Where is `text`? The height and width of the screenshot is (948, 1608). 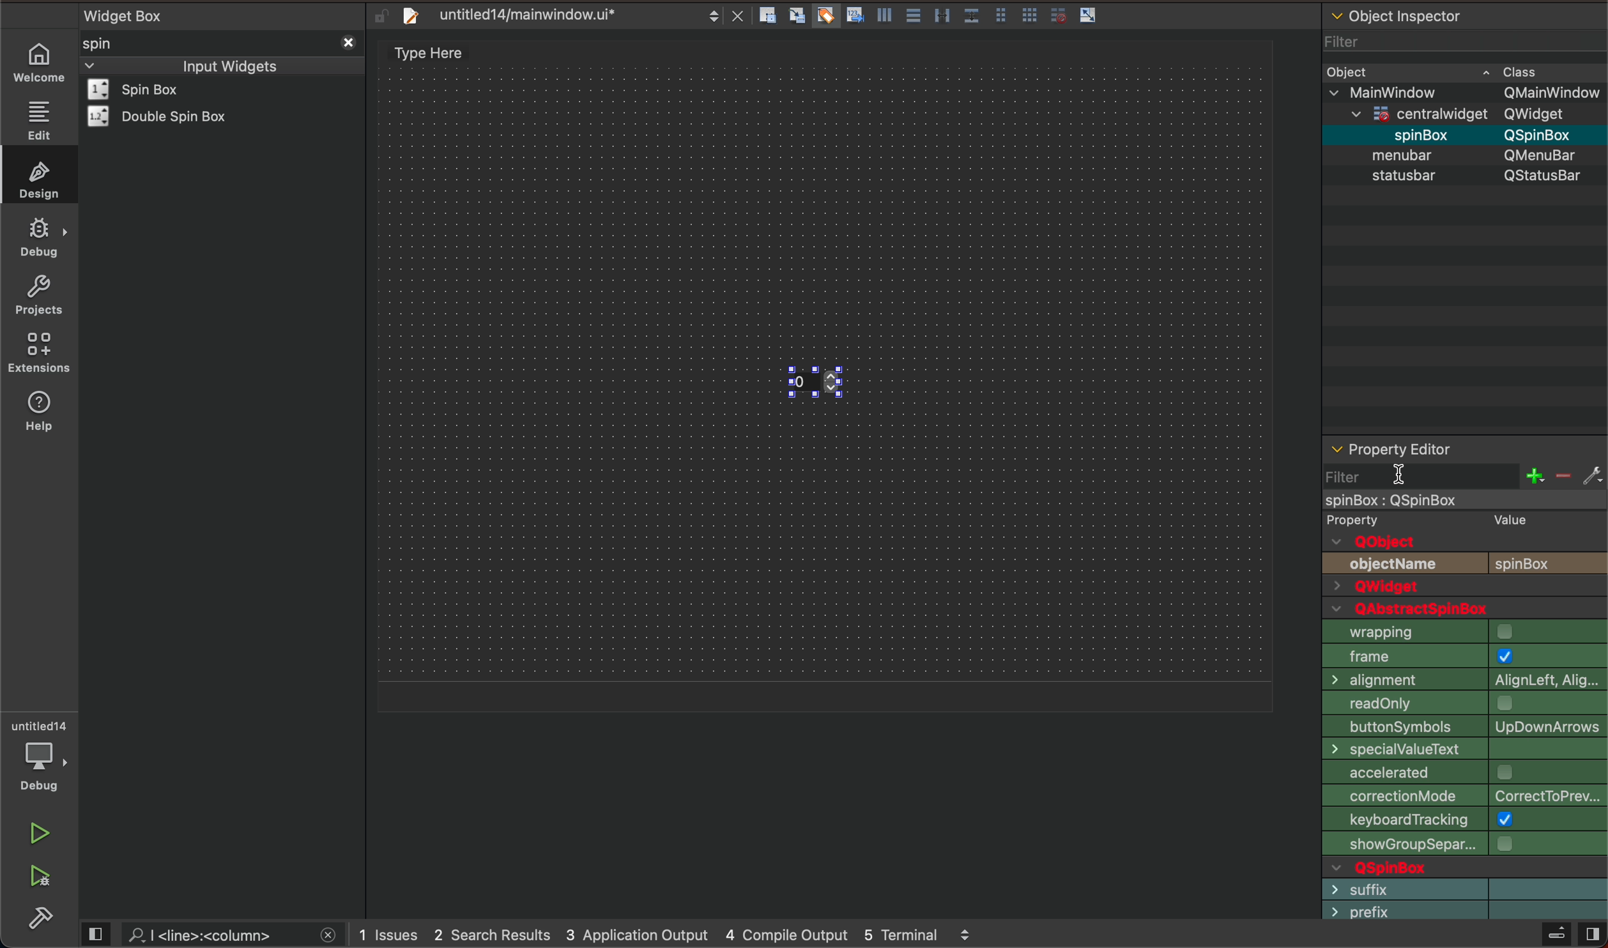
text is located at coordinates (1368, 519).